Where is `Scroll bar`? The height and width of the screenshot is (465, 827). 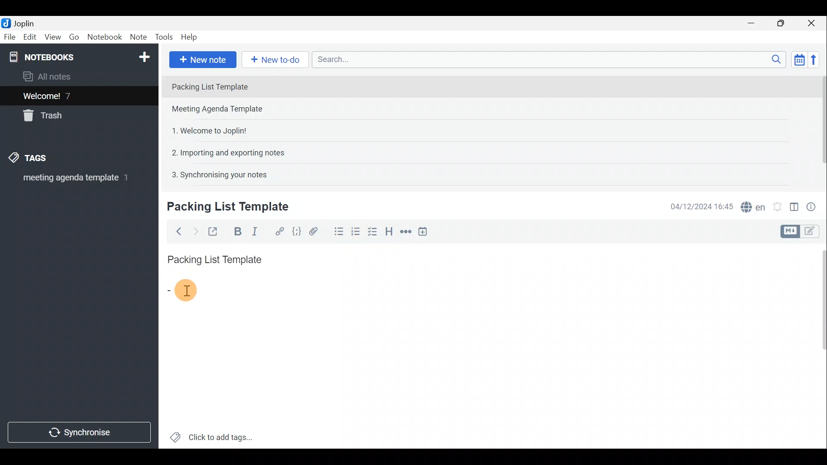 Scroll bar is located at coordinates (819, 126).